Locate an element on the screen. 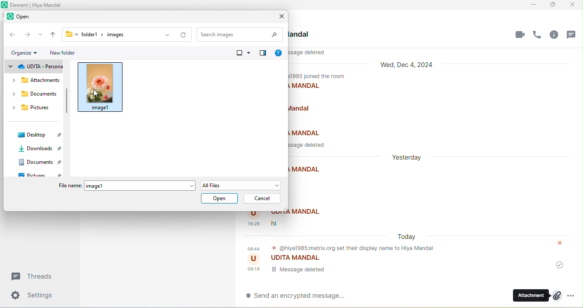  file name is located at coordinates (140, 186).